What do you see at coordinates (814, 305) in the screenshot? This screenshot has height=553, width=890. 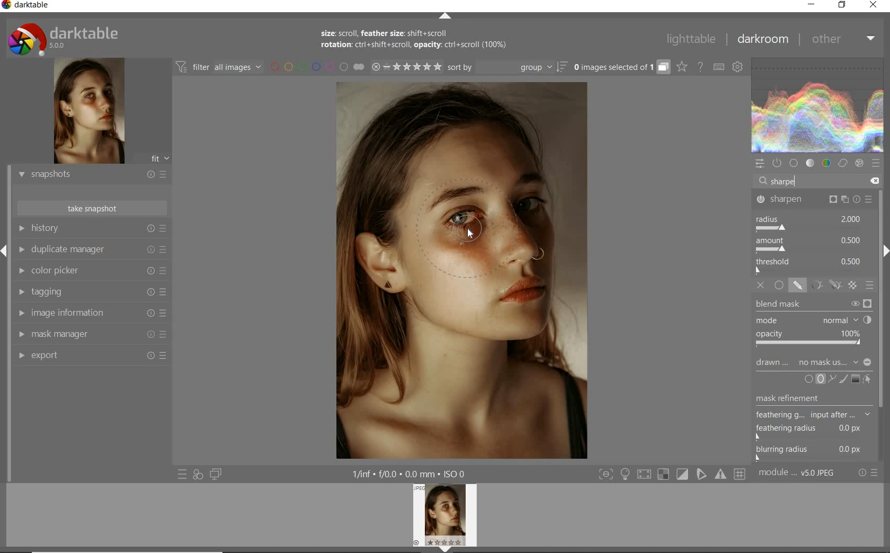 I see `BLEND MASK` at bounding box center [814, 305].